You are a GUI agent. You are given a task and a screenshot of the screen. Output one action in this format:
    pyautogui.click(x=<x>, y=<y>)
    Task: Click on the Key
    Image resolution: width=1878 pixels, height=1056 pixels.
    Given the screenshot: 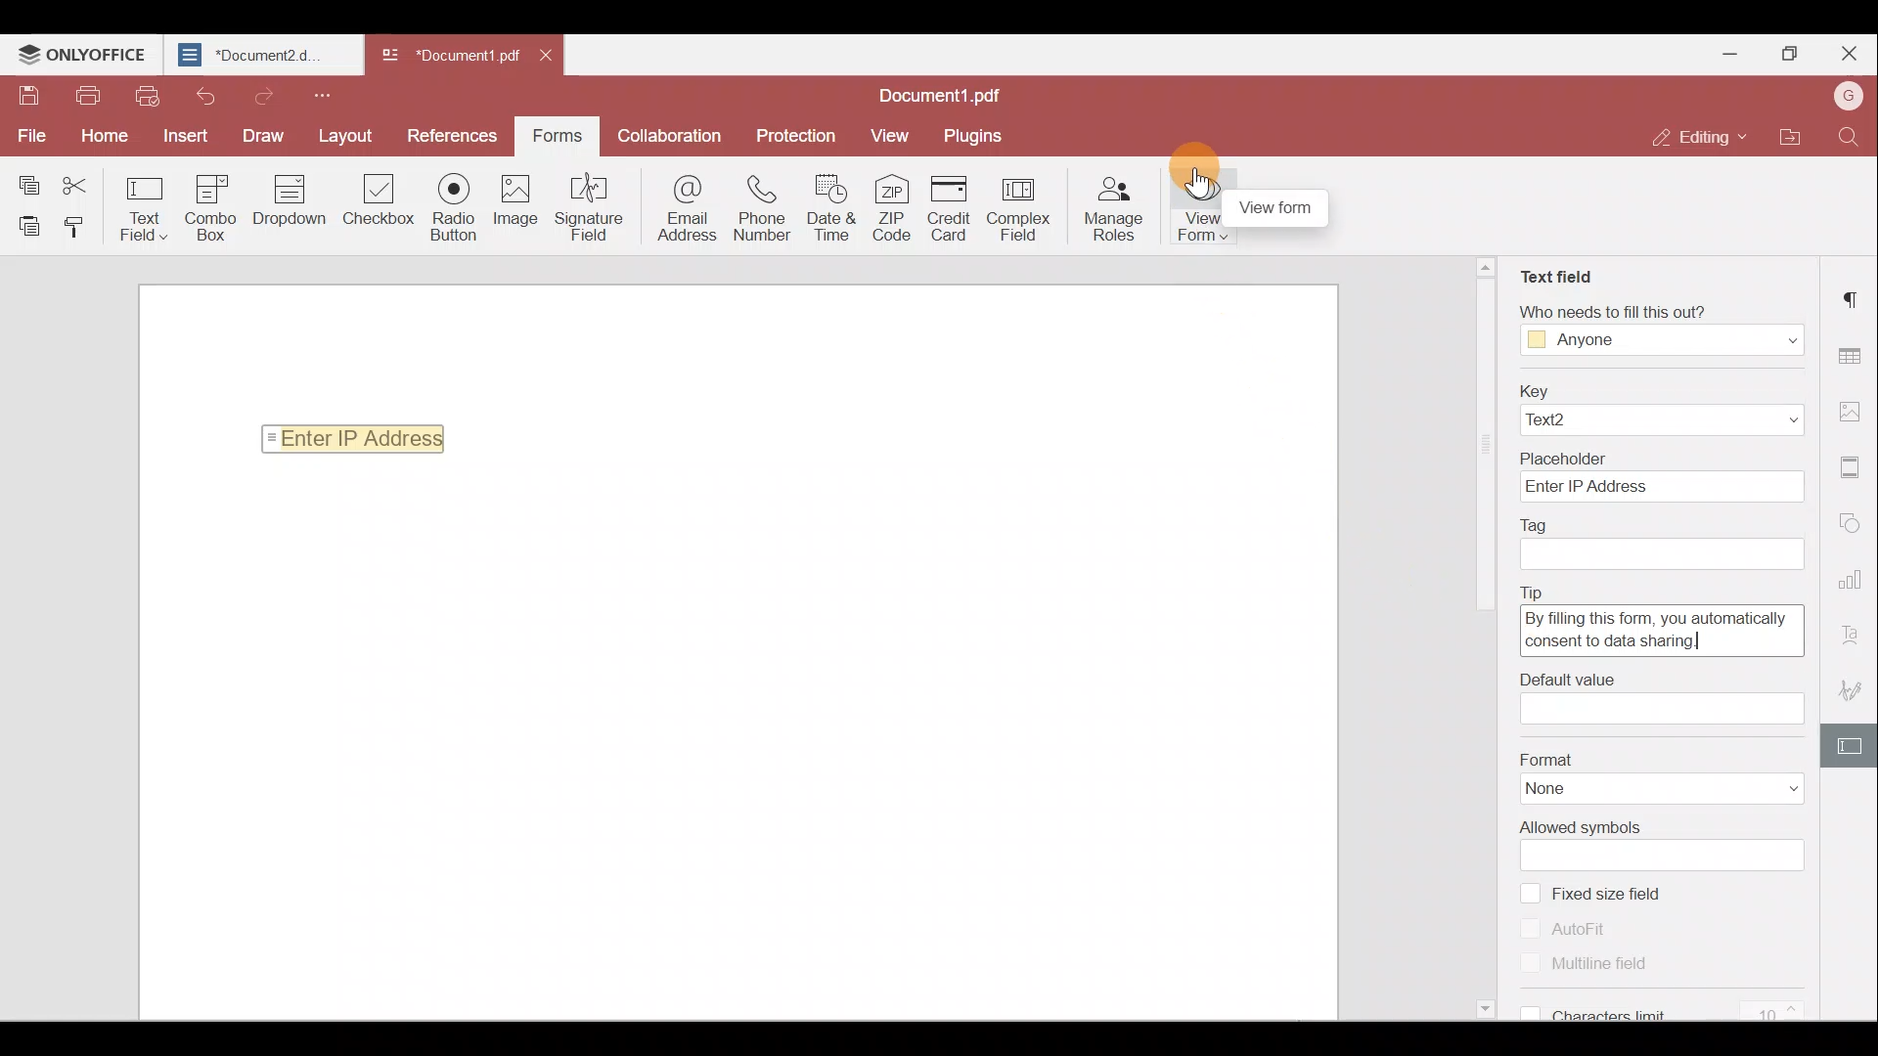 What is the action you would take?
    pyautogui.click(x=1661, y=389)
    